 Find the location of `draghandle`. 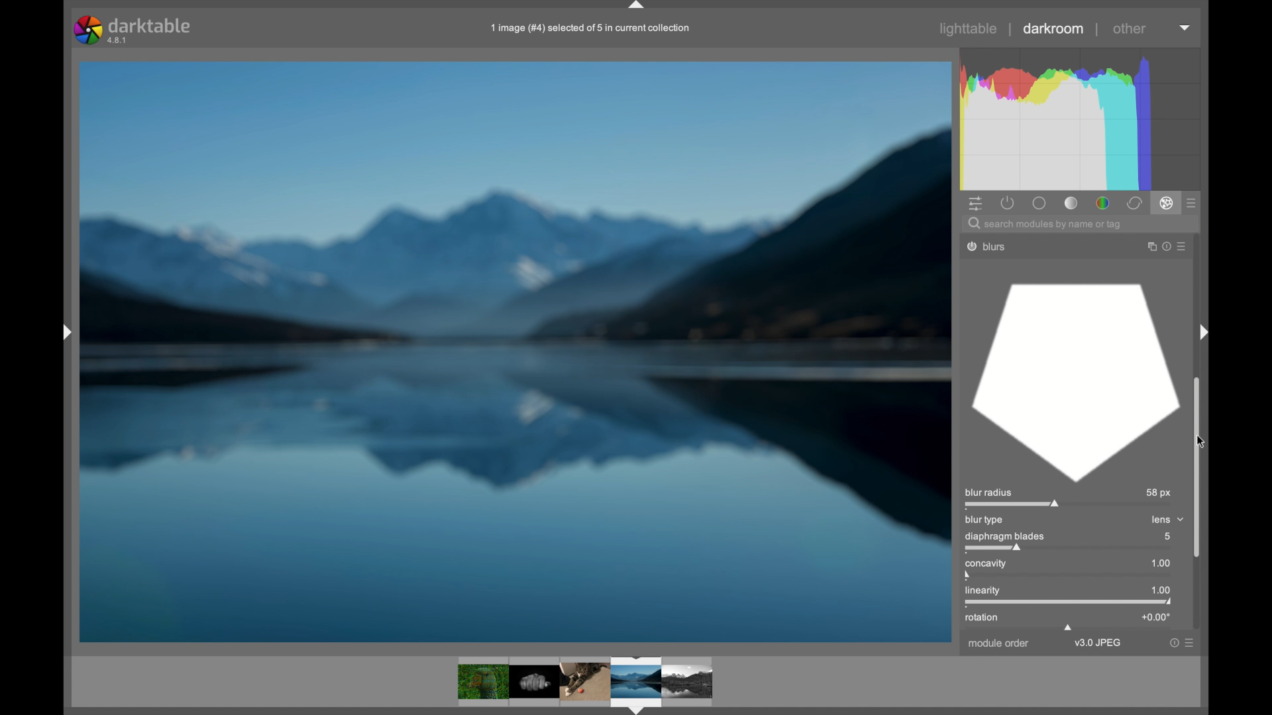

draghandle is located at coordinates (1069, 628).